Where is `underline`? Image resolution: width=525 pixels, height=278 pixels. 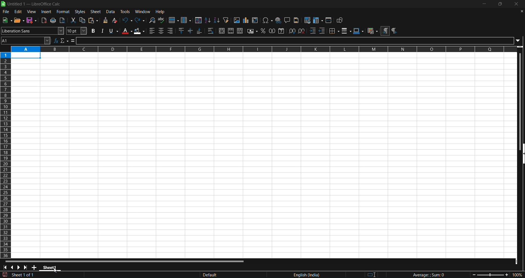 underline is located at coordinates (113, 31).